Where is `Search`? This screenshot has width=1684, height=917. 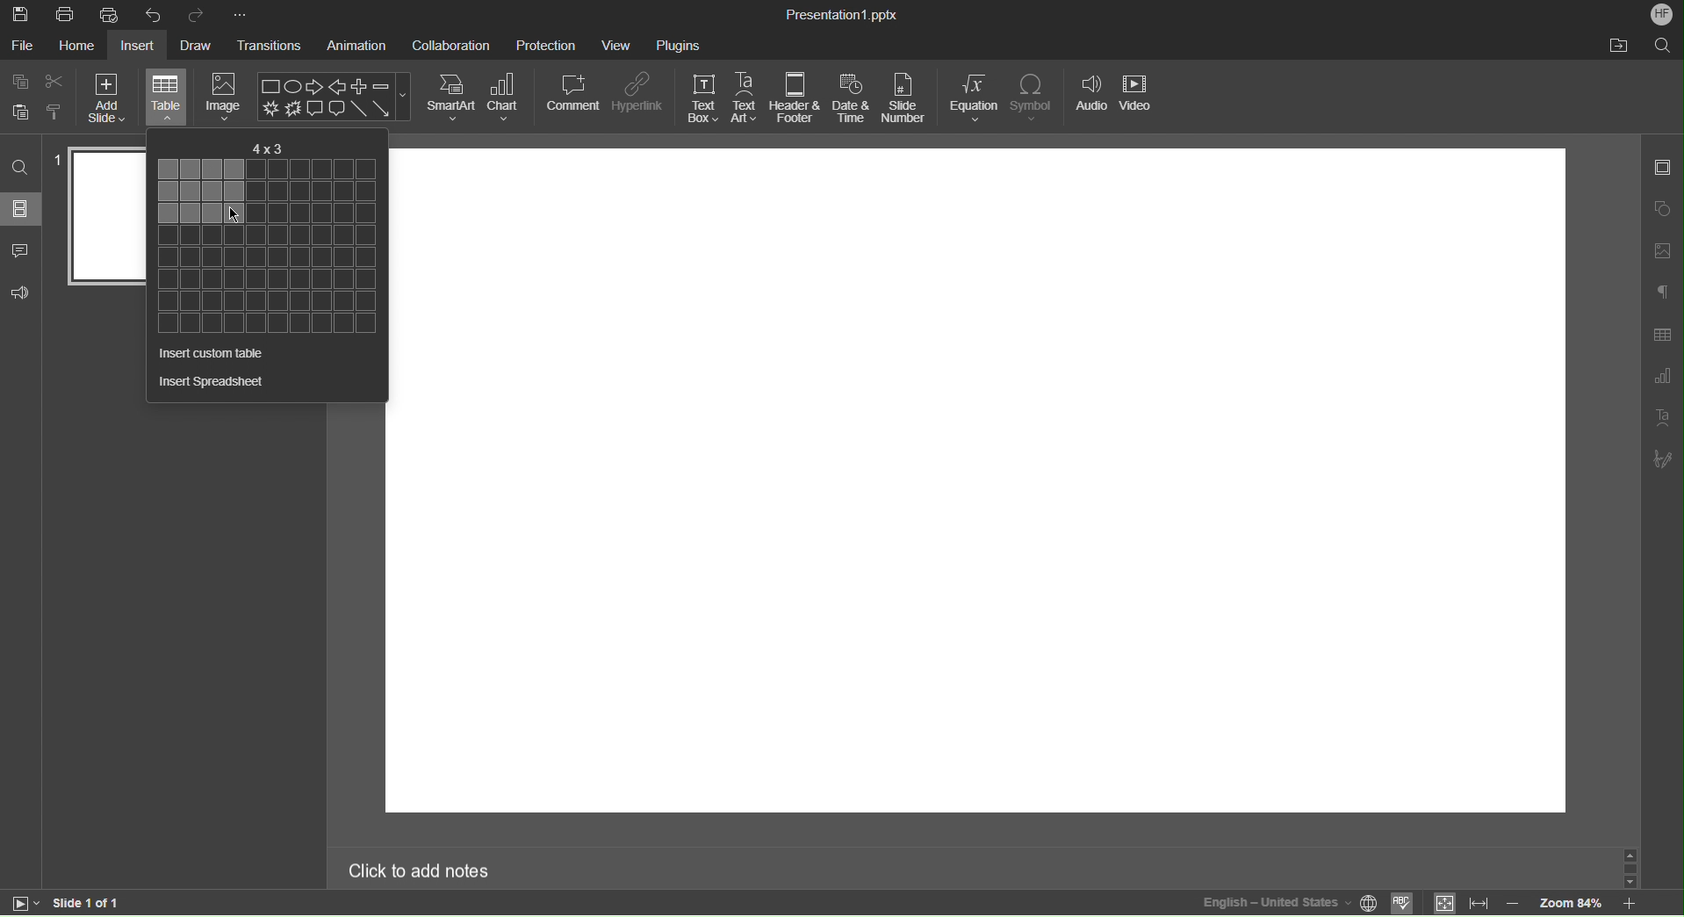 Search is located at coordinates (1665, 46).